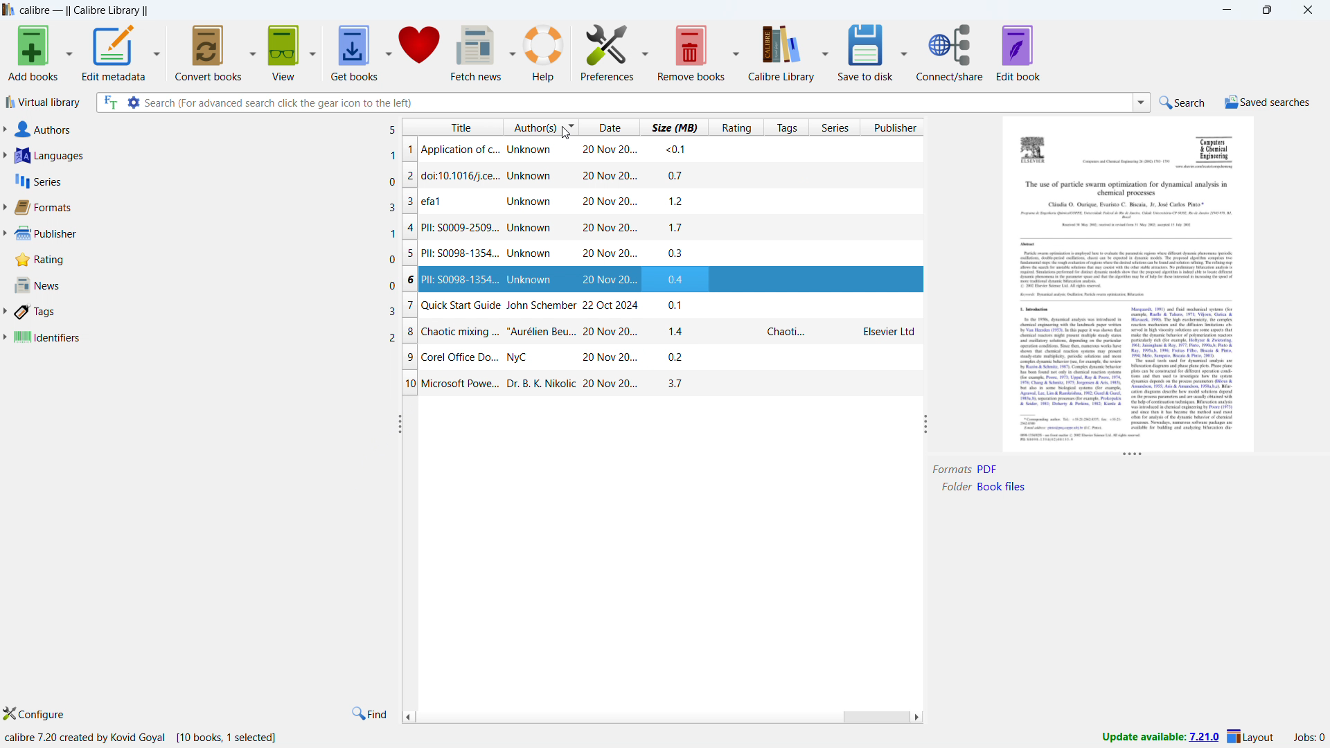  What do you see at coordinates (677, 253) in the screenshot?
I see `03` at bounding box center [677, 253].